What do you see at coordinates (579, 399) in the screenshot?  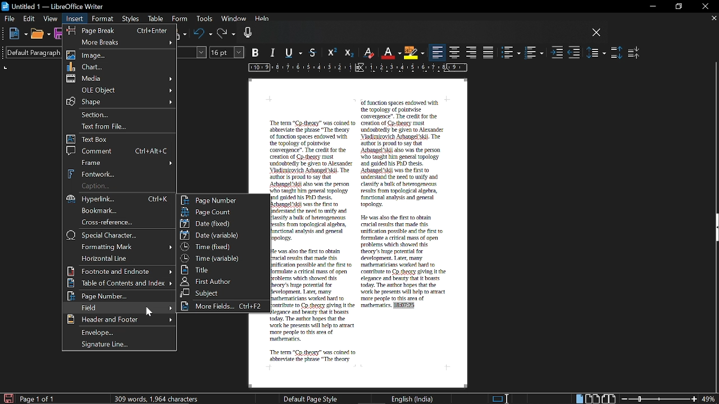 I see `Single page view` at bounding box center [579, 399].